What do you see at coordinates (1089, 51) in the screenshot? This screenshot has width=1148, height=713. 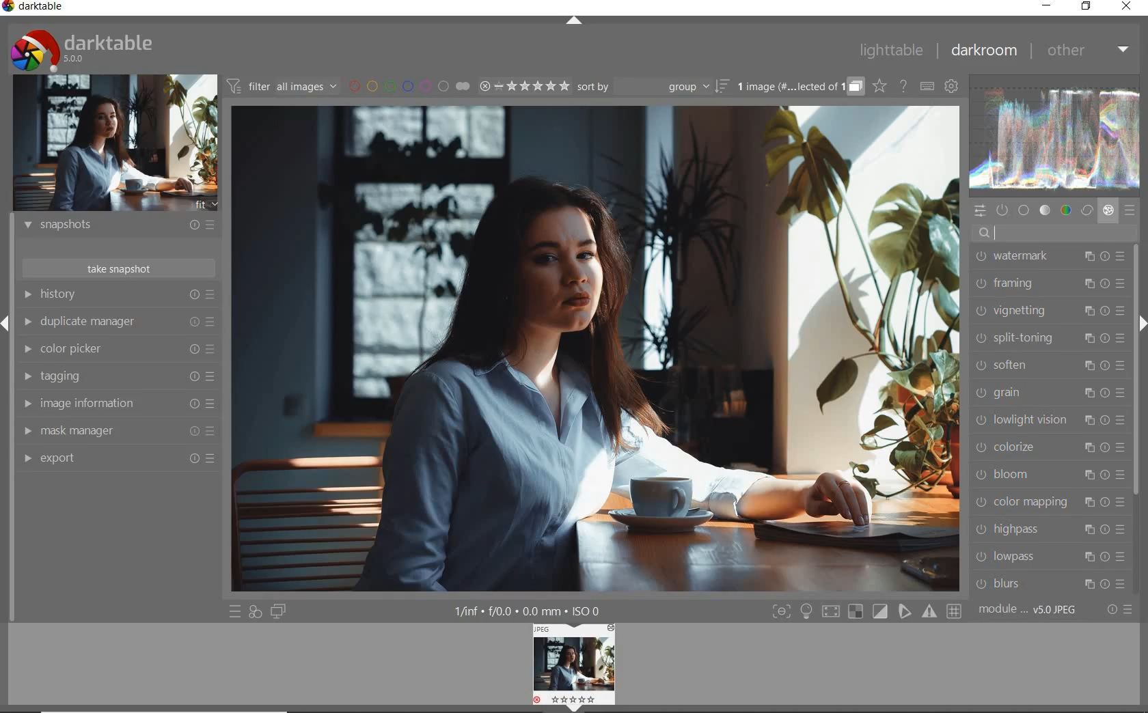 I see `other` at bounding box center [1089, 51].